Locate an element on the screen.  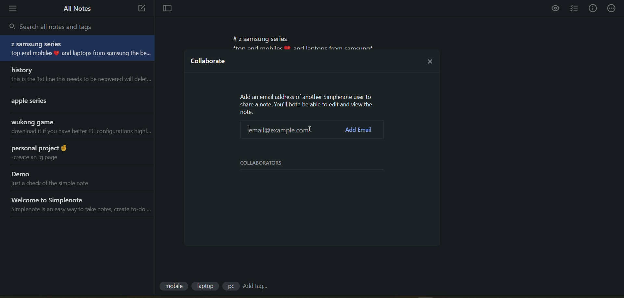
menu is located at coordinates (15, 8).